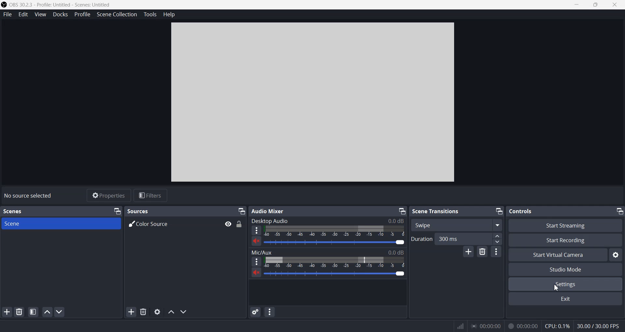 The image size is (625, 332). I want to click on Move scene down, so click(59, 312).